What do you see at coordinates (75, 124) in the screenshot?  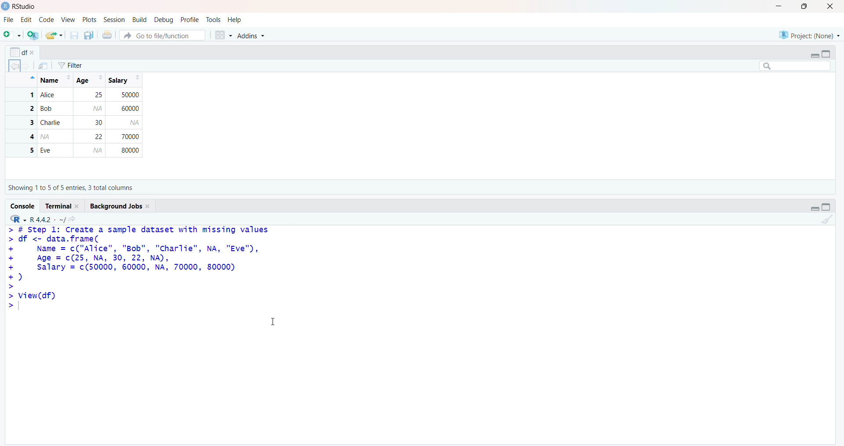 I see `1 Alice 25 50000
2 Bob 60000
3 Charlie 30

4 2 70000
5 Eve 80000` at bounding box center [75, 124].